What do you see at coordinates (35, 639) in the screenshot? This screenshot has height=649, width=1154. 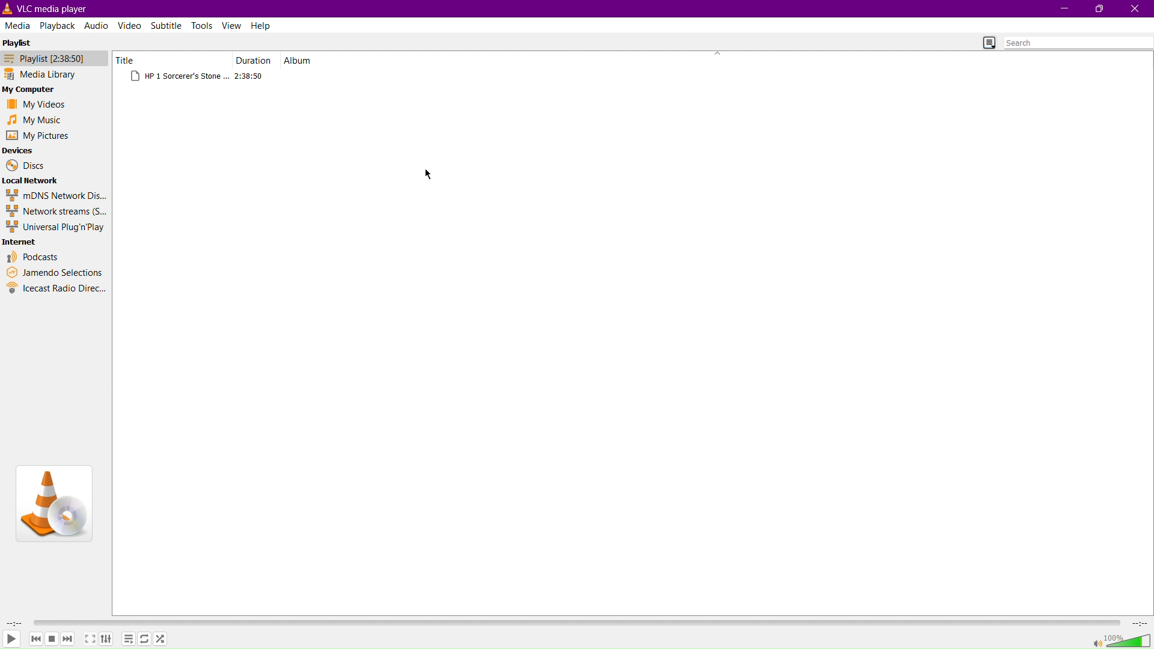 I see `Skip back` at bounding box center [35, 639].